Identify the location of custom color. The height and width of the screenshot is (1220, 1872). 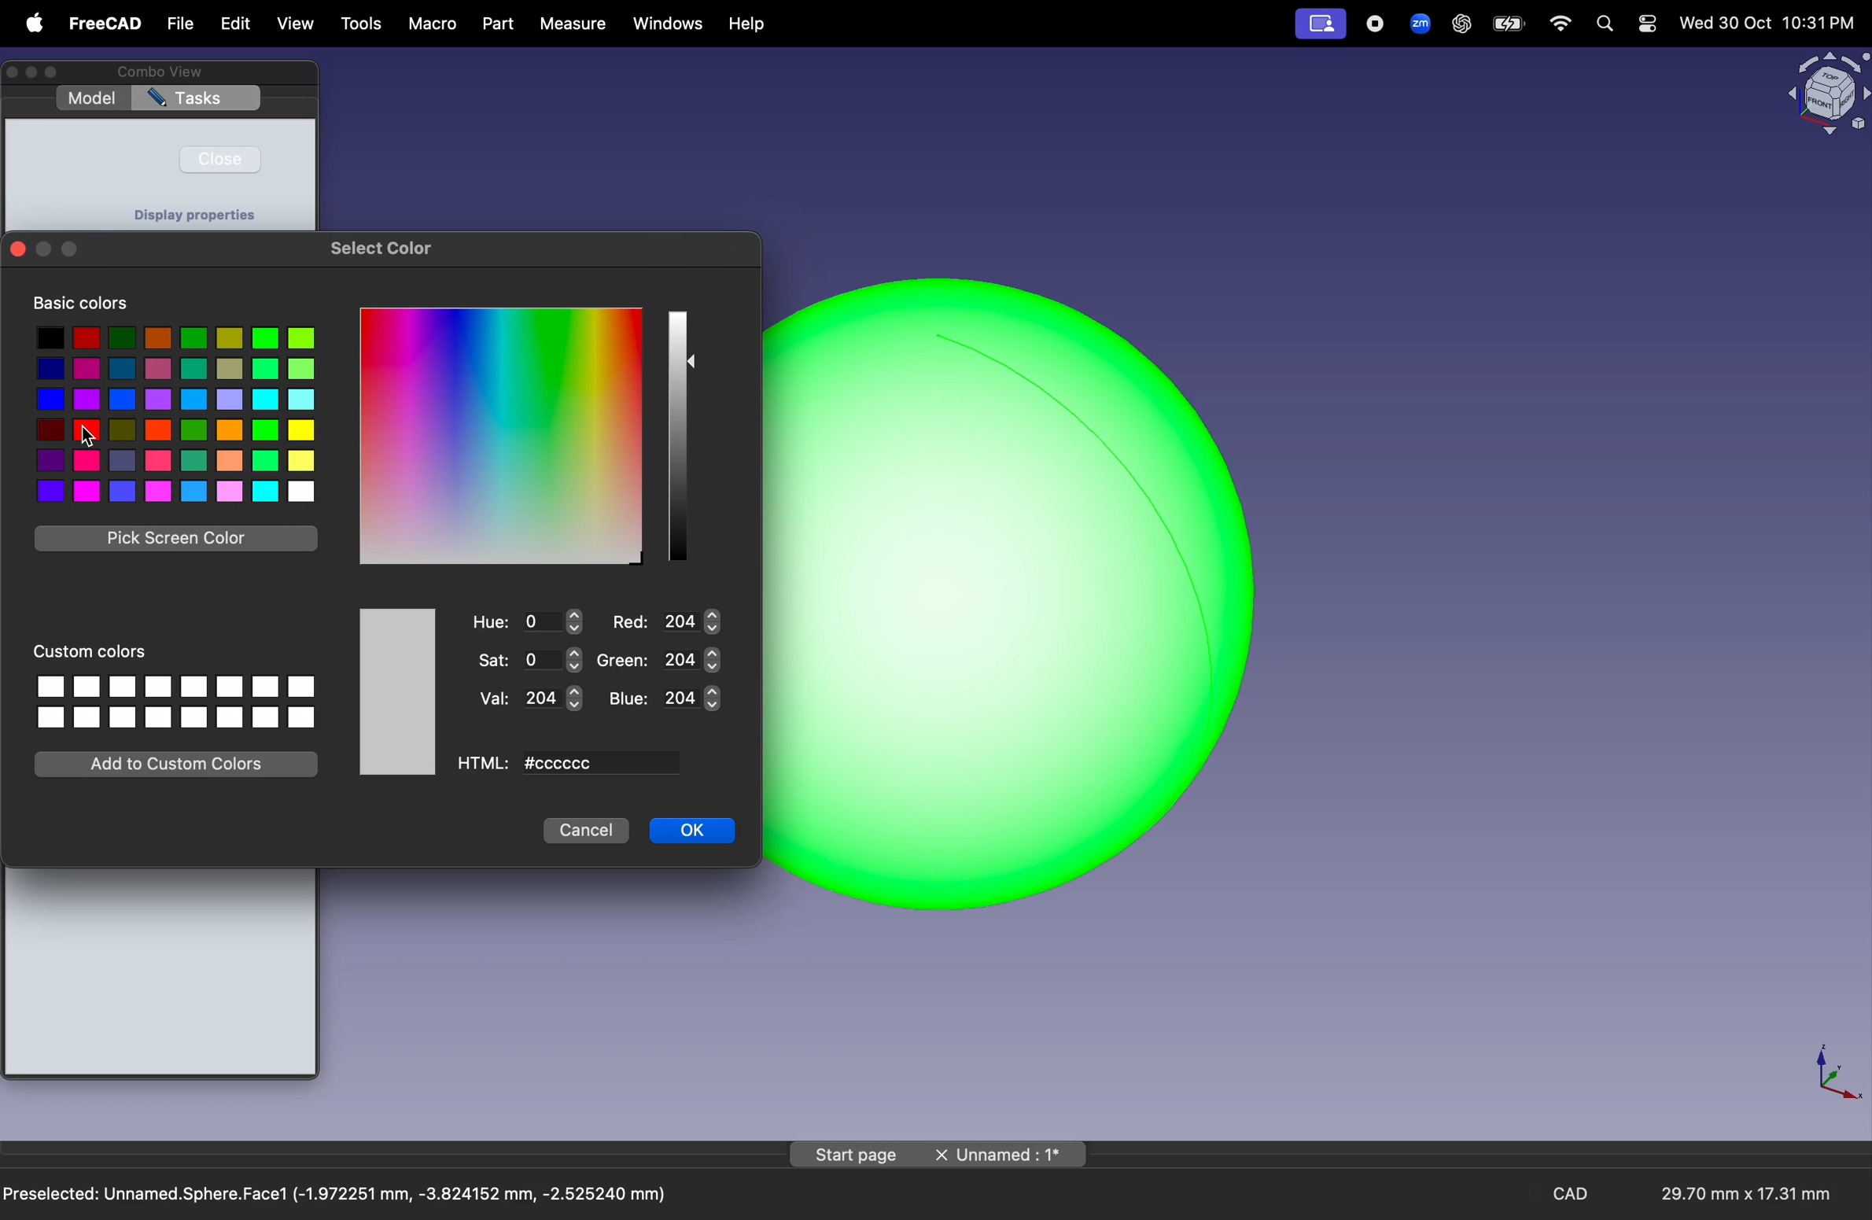
(98, 649).